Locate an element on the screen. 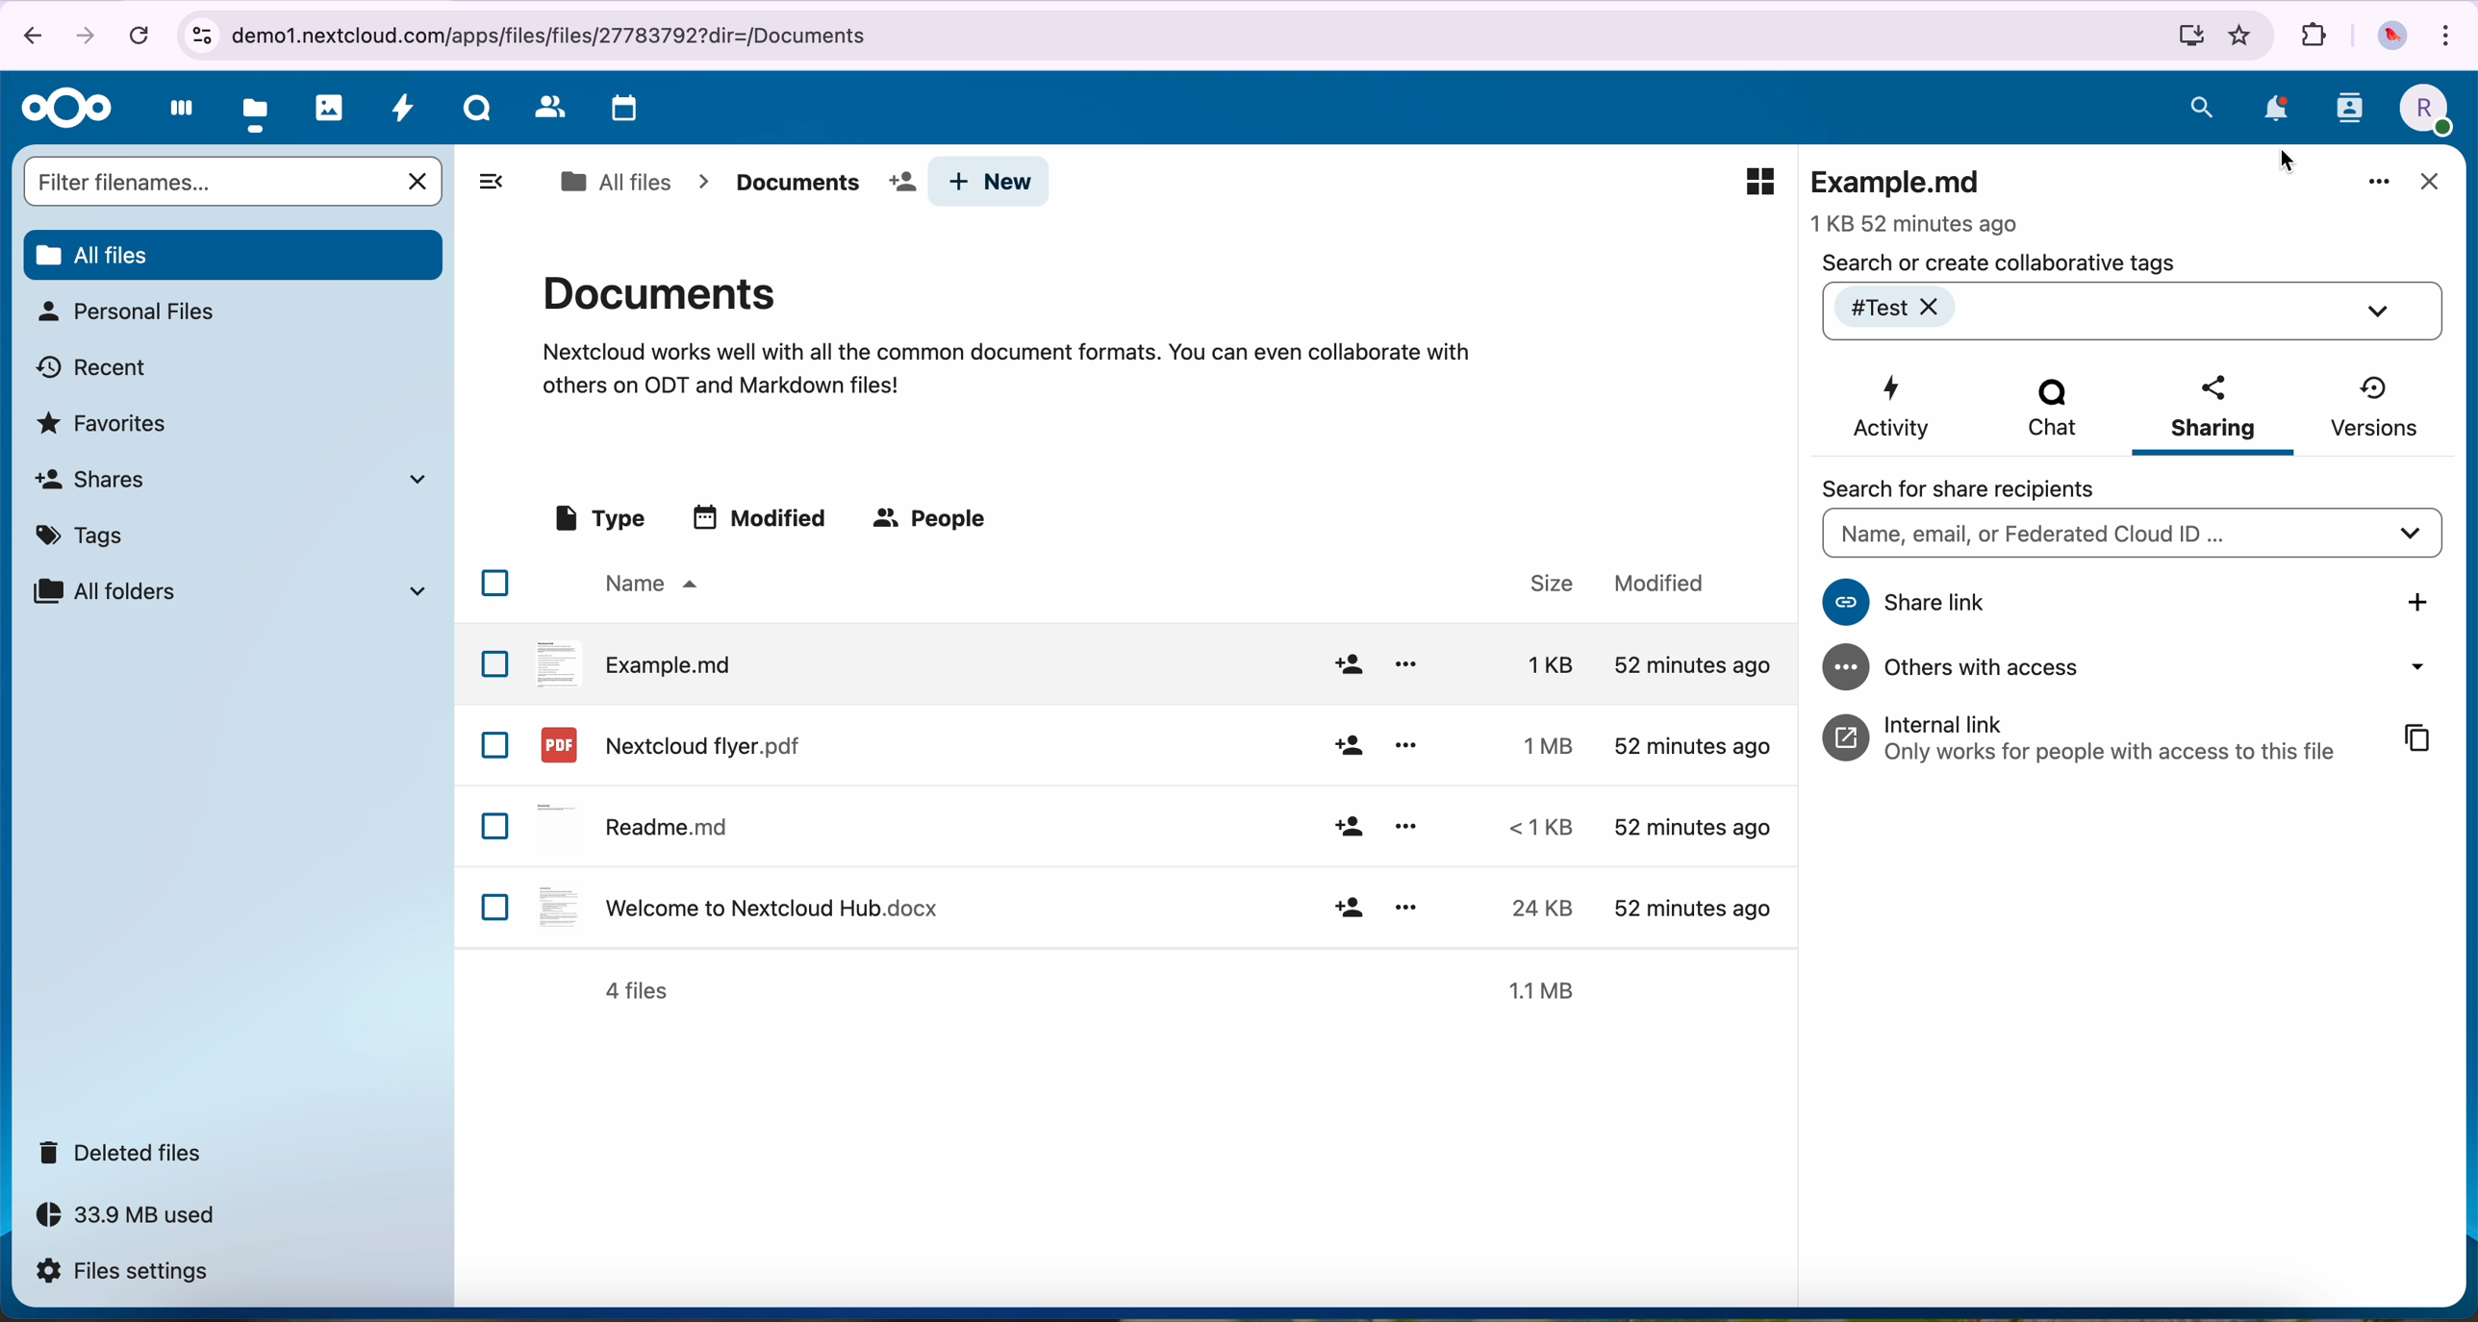 Image resolution: width=2478 pixels, height=1322 pixels. readme.md is located at coordinates (639, 822).